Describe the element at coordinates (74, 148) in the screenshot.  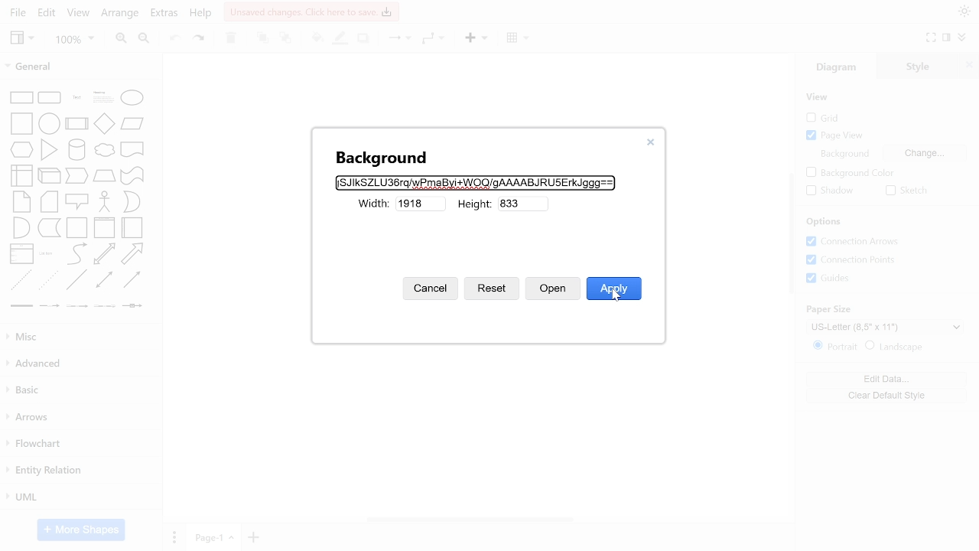
I see `general shapes` at that location.